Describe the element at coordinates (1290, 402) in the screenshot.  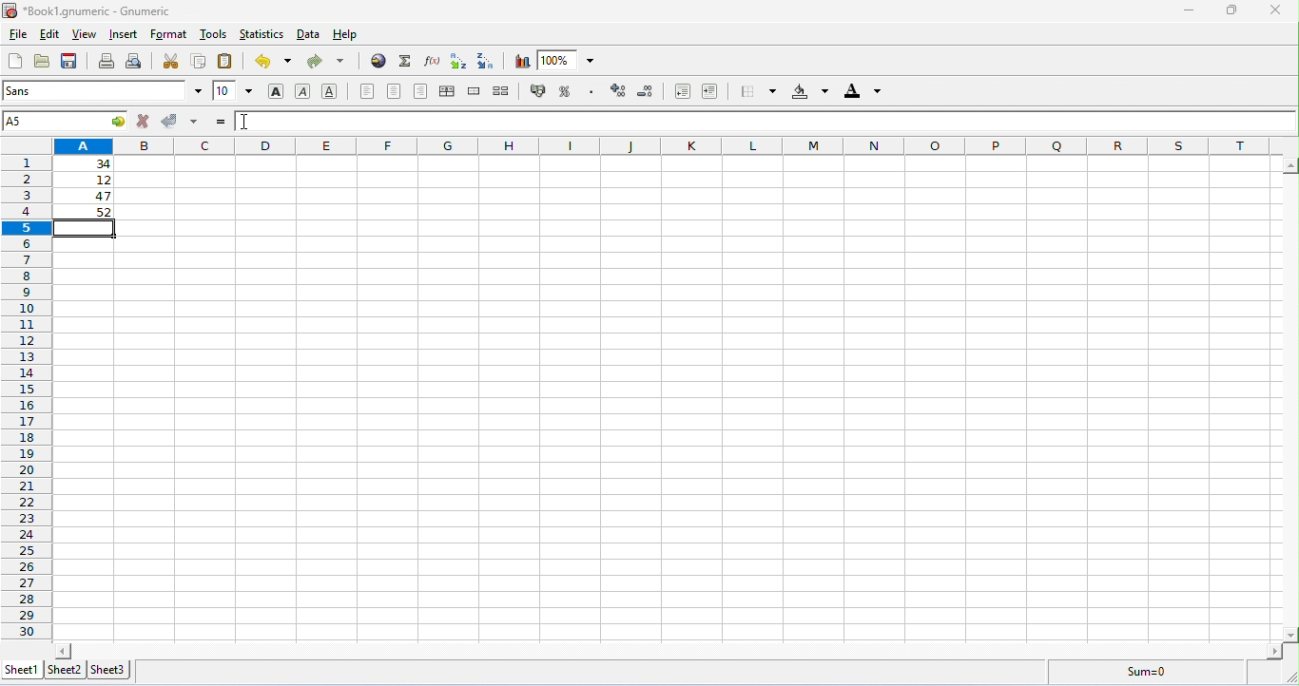
I see `space for vertical scroll bar` at that location.